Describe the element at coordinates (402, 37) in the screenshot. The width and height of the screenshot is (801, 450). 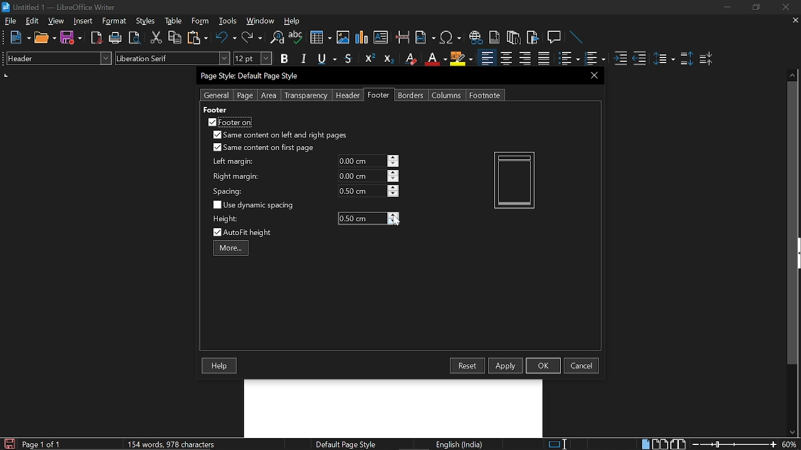
I see `Insert page break` at that location.